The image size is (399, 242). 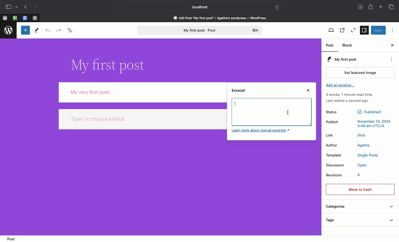 What do you see at coordinates (331, 46) in the screenshot?
I see `Post` at bounding box center [331, 46].